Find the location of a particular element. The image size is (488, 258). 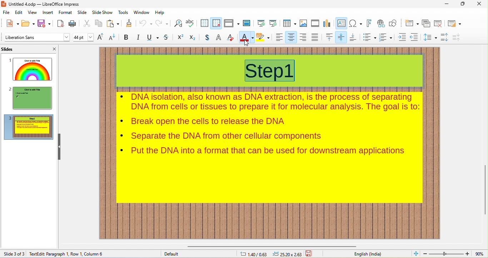

file is located at coordinates (7, 13).